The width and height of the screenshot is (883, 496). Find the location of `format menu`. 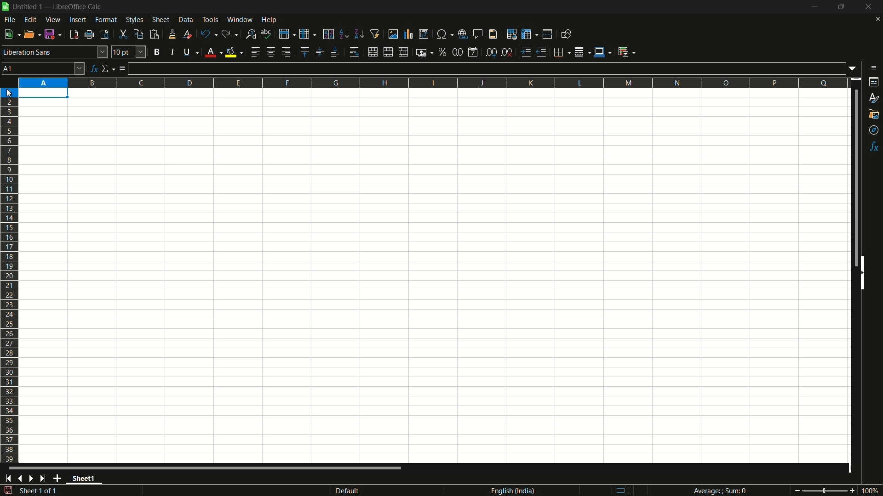

format menu is located at coordinates (106, 20).